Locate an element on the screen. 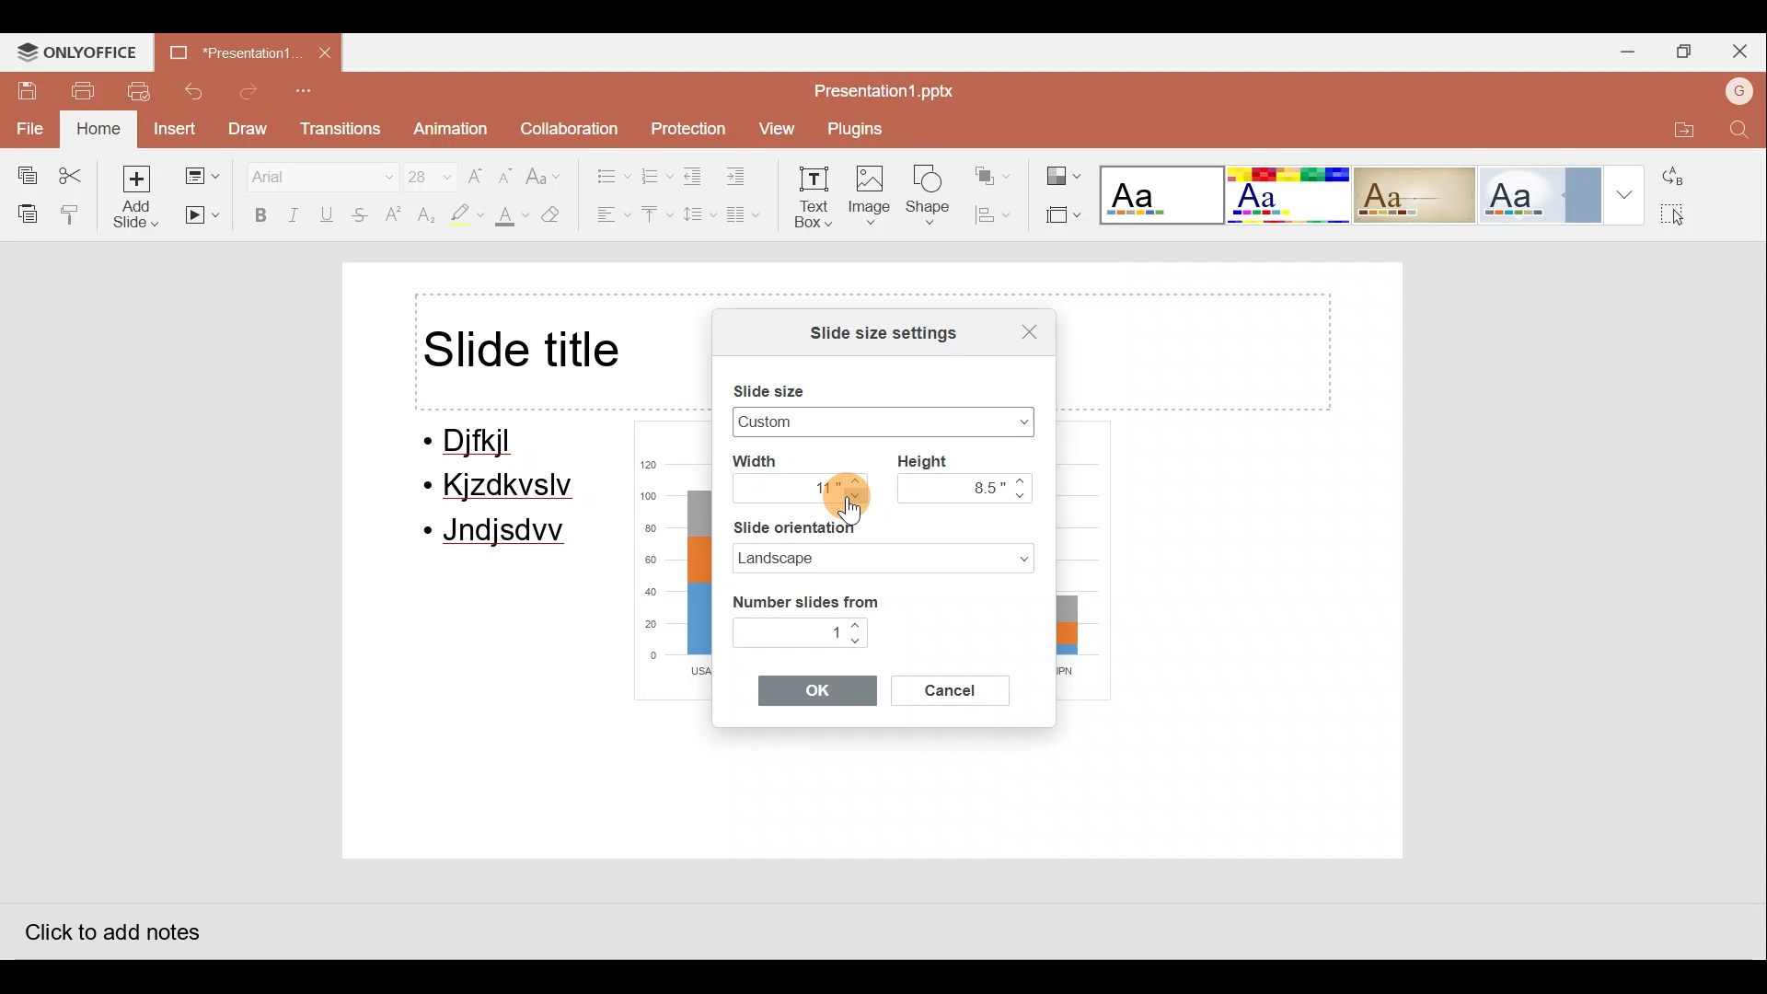 The image size is (1767, 994). Start slideshow is located at coordinates (202, 216).